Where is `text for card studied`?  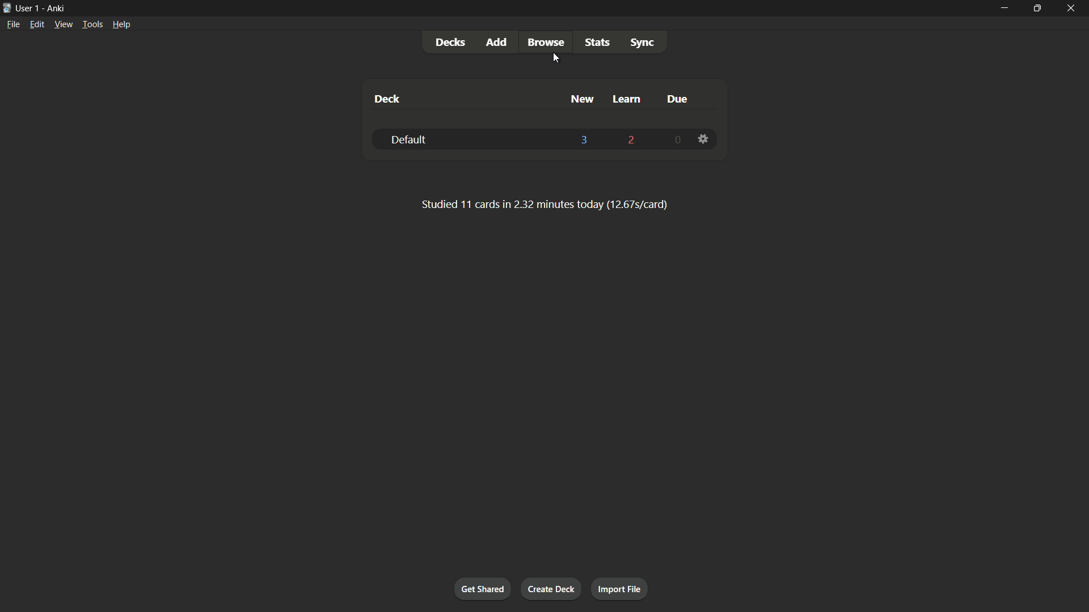
text for card studied is located at coordinates (546, 205).